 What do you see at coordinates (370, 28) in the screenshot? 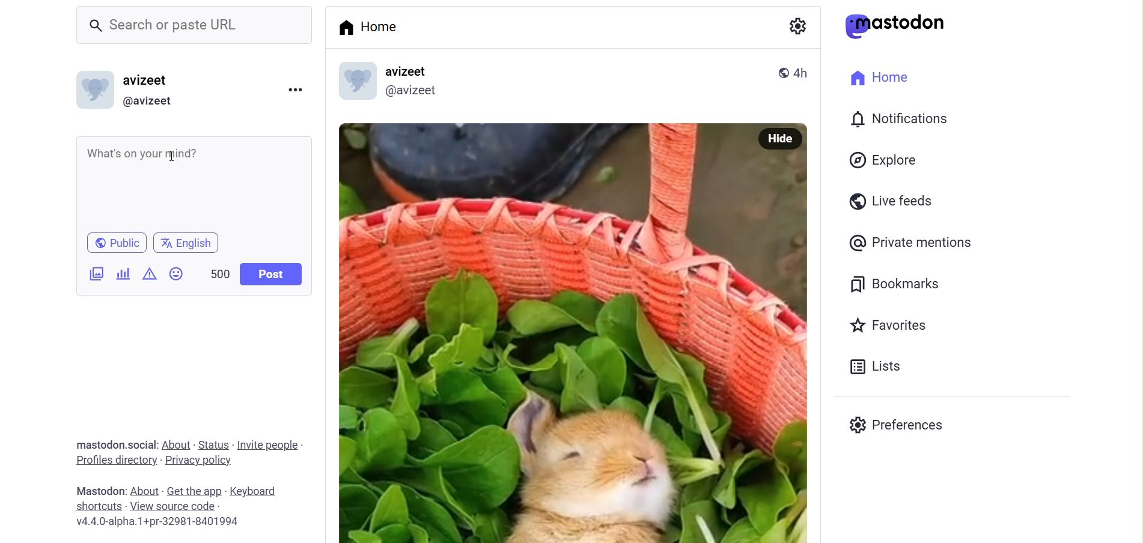
I see `Home` at bounding box center [370, 28].